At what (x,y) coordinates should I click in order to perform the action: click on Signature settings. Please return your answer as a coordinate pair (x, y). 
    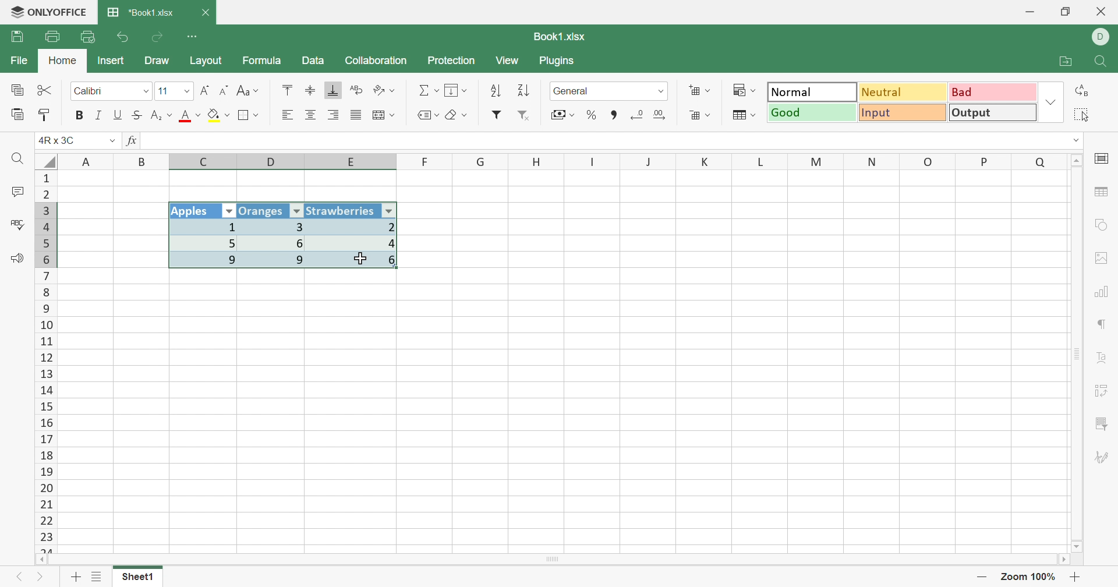
    Looking at the image, I should click on (1102, 458).